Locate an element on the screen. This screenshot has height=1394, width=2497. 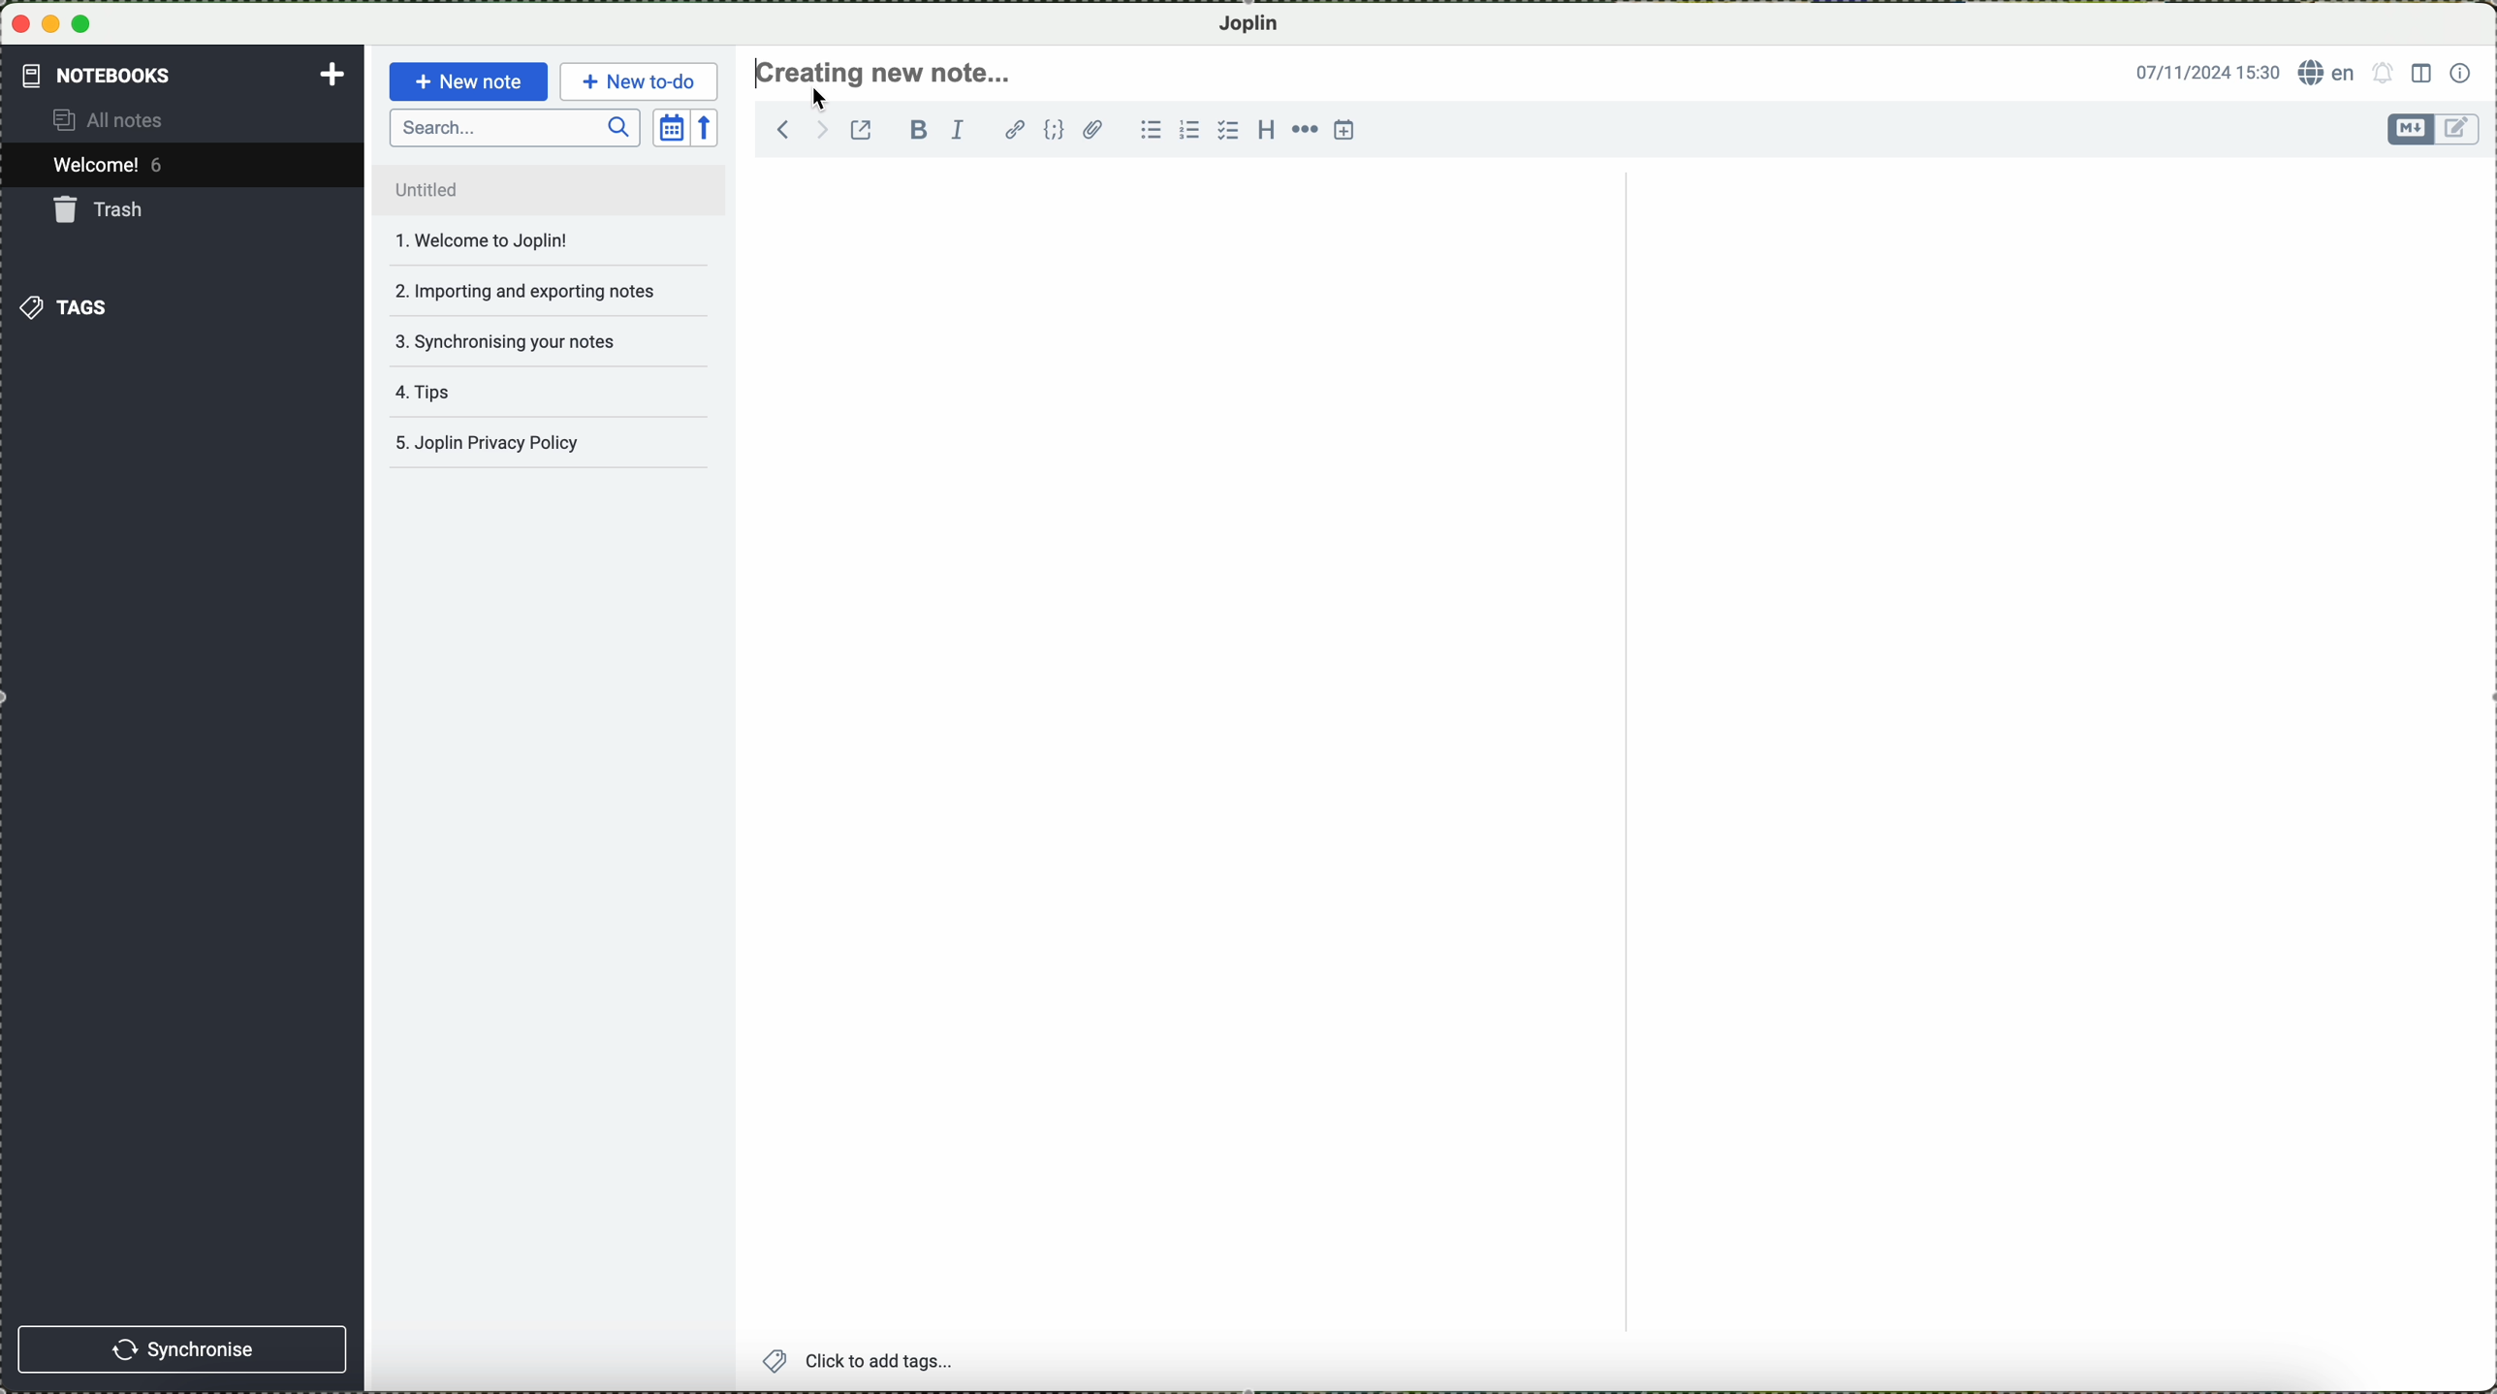
all notes is located at coordinates (125, 121).